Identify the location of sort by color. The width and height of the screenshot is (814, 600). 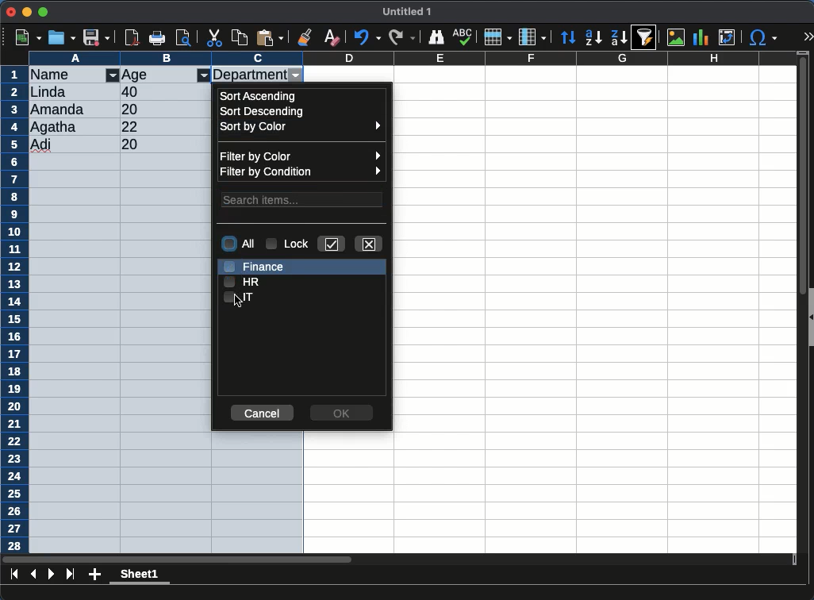
(300, 129).